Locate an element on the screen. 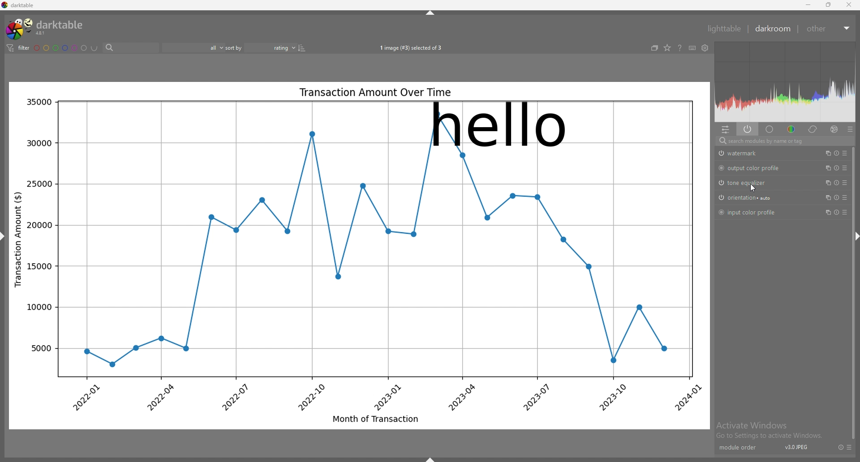  35000 is located at coordinates (39, 102).